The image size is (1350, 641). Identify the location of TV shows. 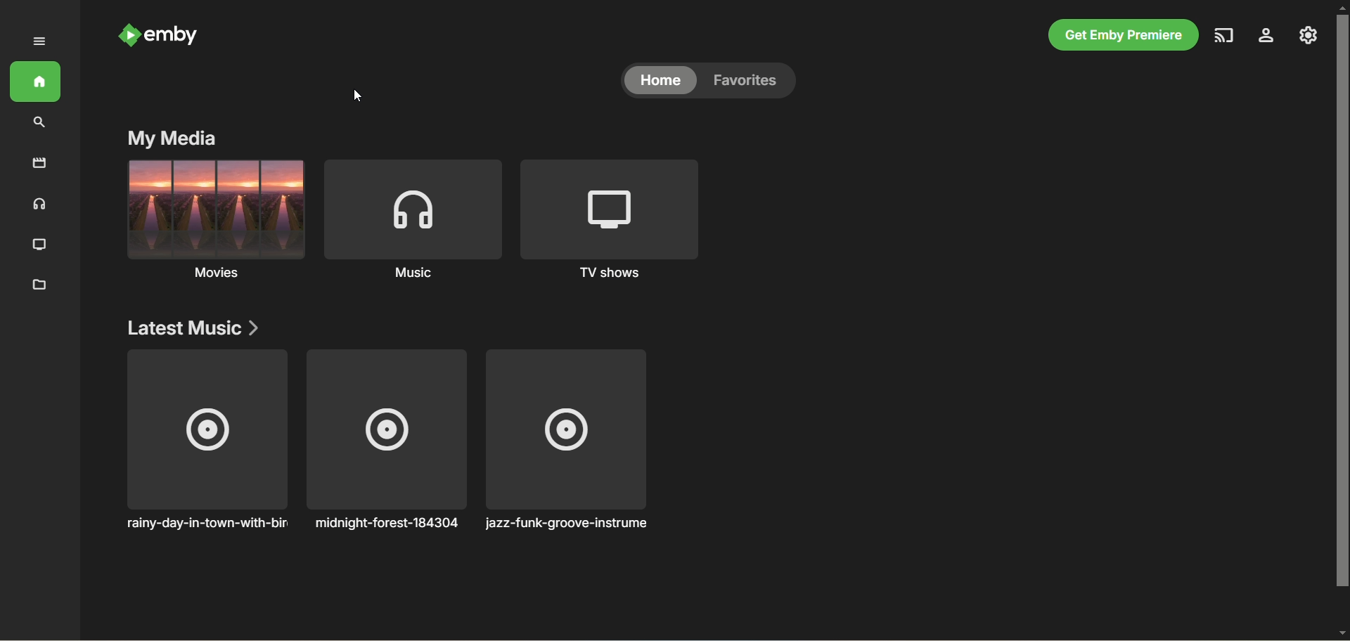
(39, 242).